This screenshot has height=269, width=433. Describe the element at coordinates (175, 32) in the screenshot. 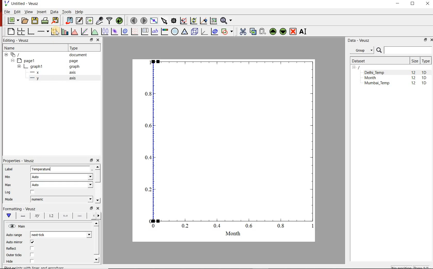

I see `polar graph` at that location.